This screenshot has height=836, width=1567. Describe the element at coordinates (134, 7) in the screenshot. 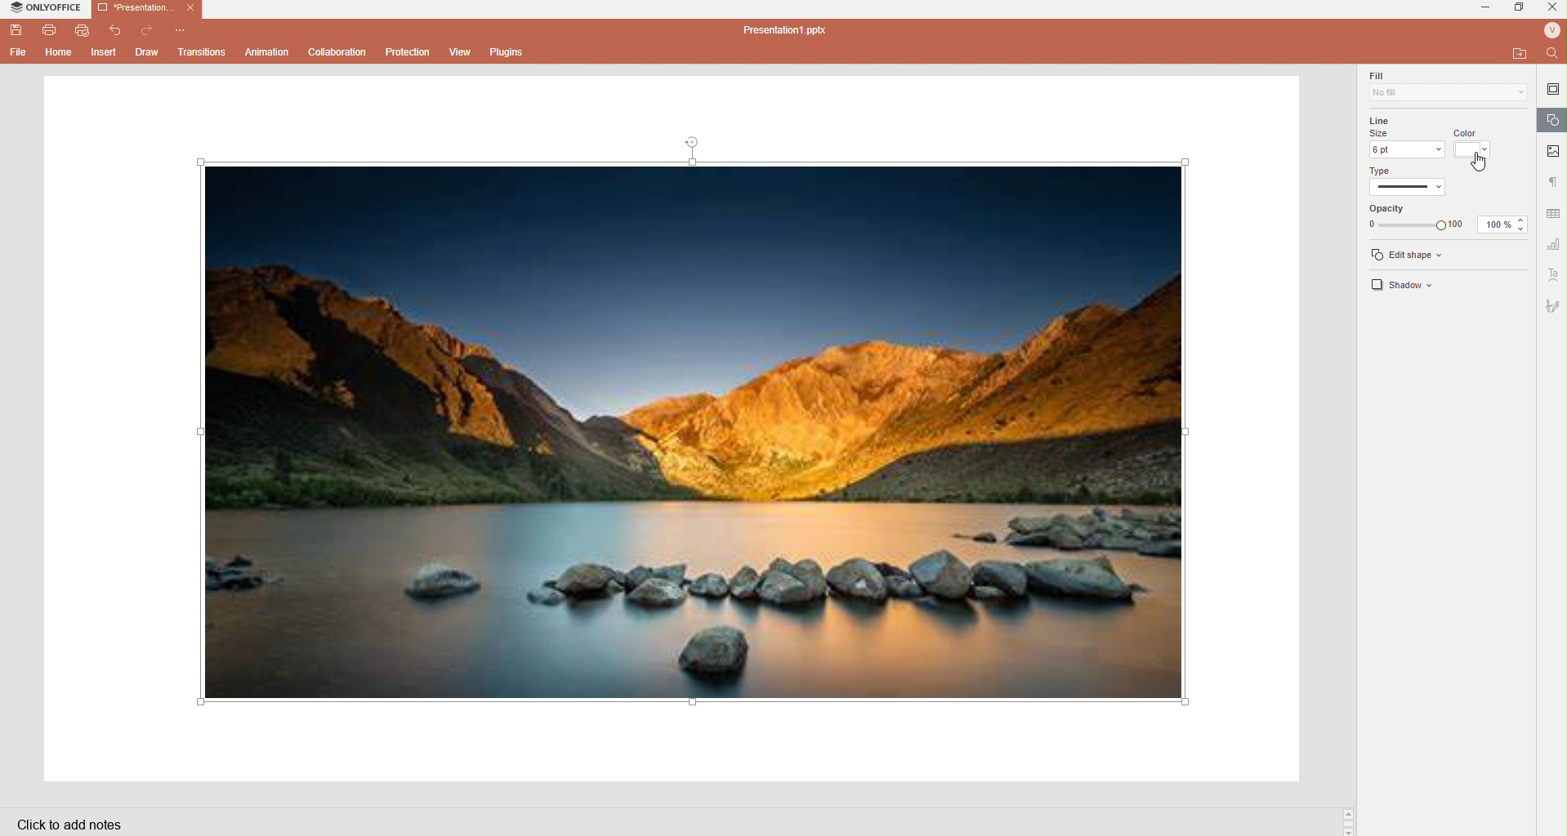

I see `Presentation1.` at that location.